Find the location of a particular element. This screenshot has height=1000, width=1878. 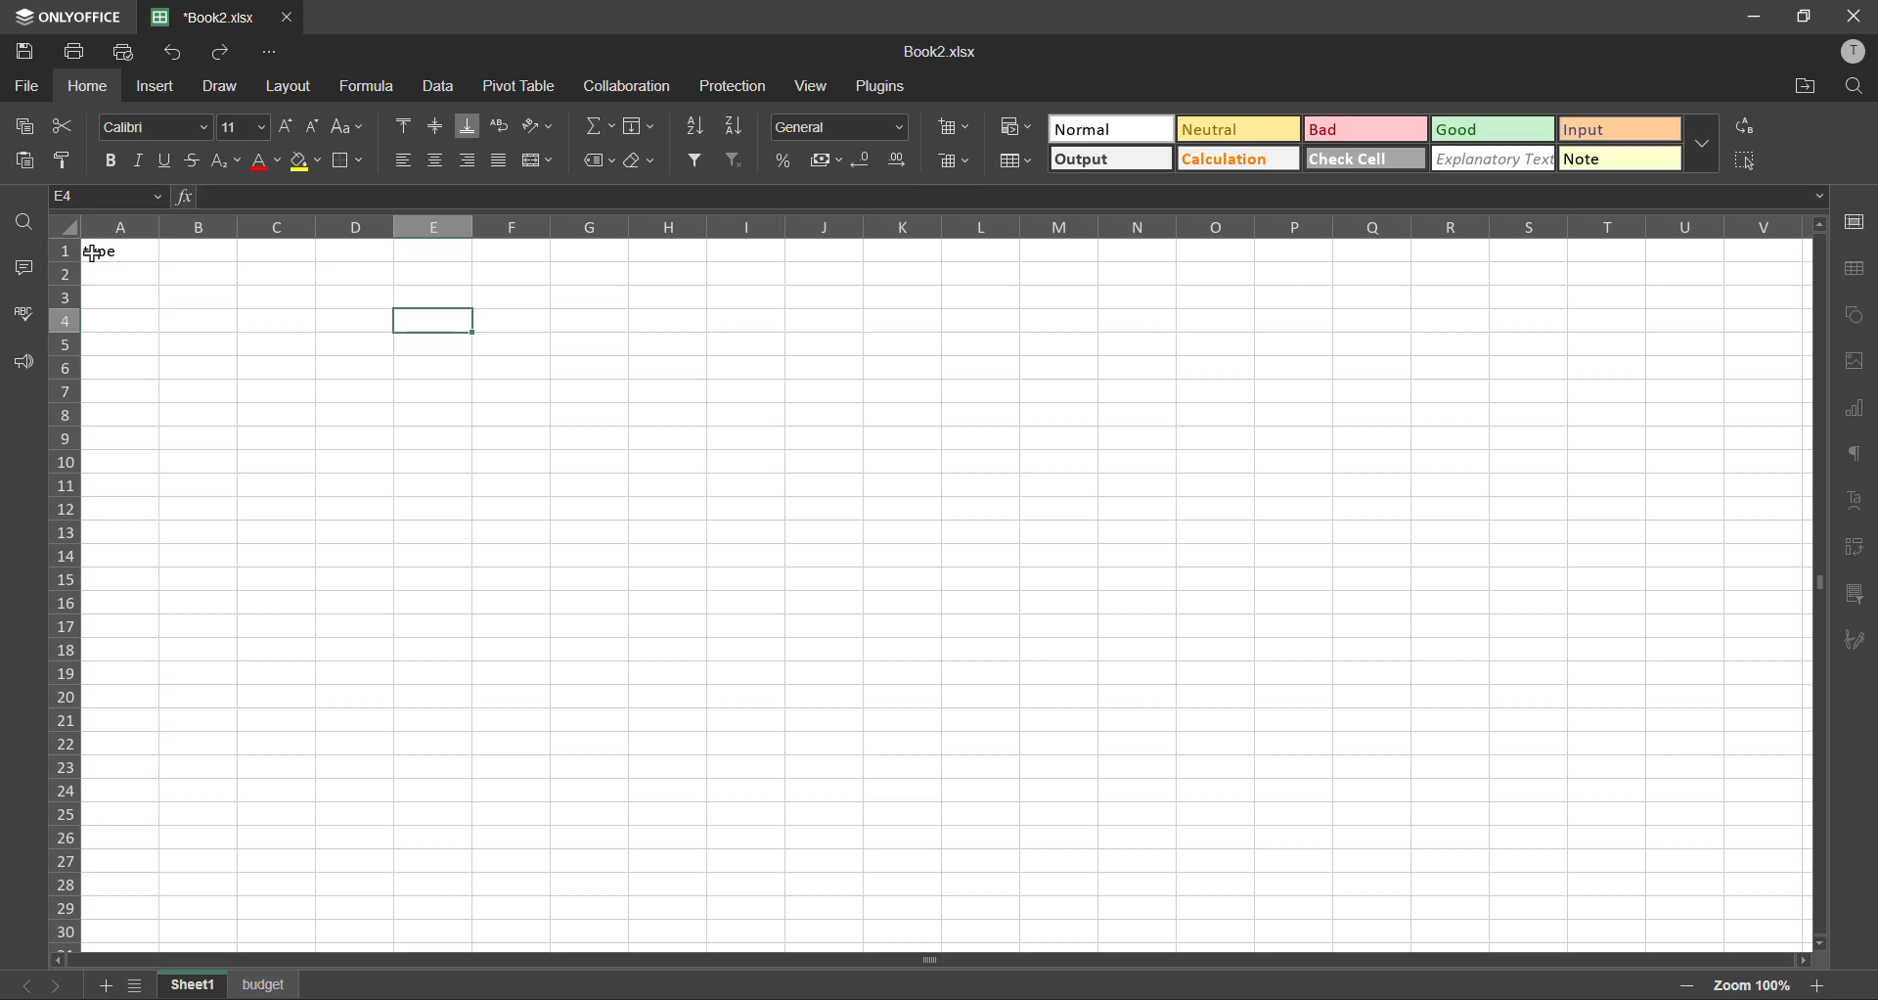

font color is located at coordinates (266, 161).